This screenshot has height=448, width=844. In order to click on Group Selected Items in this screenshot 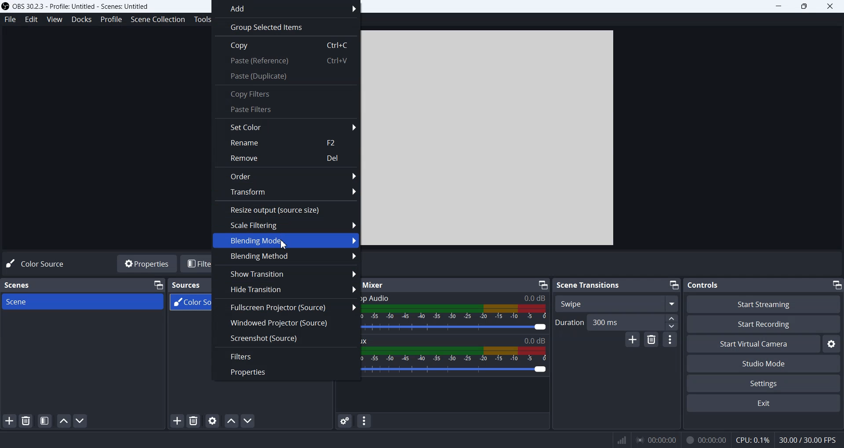, I will do `click(286, 26)`.